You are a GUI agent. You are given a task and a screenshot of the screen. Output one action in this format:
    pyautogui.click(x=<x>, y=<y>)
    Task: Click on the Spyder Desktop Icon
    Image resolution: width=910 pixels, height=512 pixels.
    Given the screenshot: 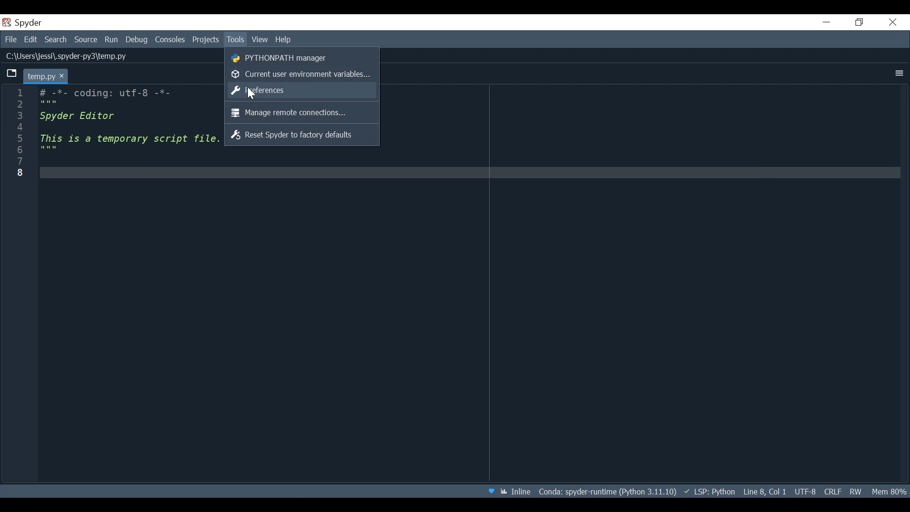 What is the action you would take?
    pyautogui.click(x=24, y=23)
    